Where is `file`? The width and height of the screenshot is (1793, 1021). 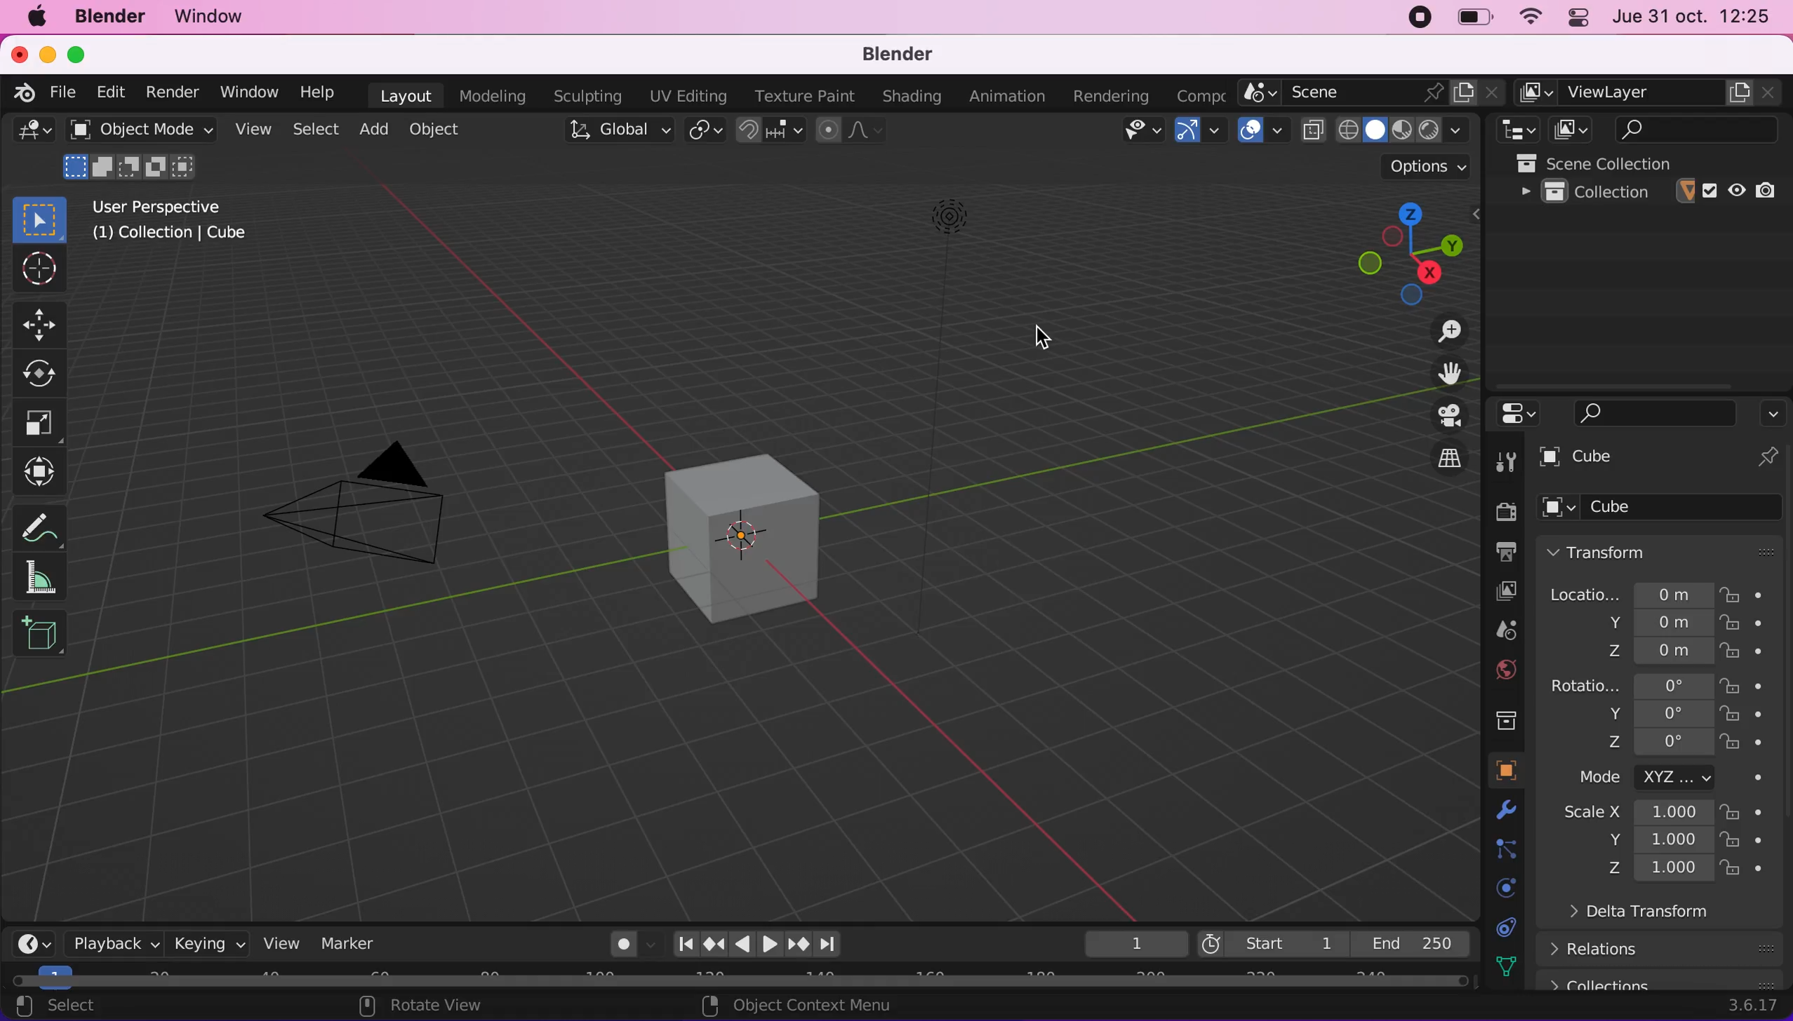
file is located at coordinates (67, 93).